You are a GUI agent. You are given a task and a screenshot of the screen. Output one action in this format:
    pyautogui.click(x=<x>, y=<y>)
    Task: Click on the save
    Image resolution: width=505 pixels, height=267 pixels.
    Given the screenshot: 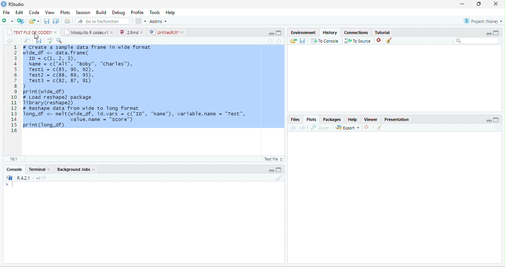 What is the action you would take?
    pyautogui.click(x=39, y=41)
    